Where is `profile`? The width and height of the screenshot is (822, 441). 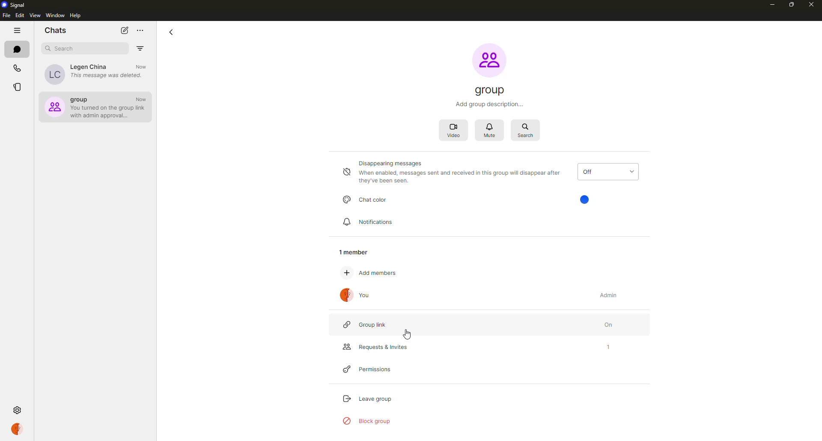 profile is located at coordinates (18, 429).